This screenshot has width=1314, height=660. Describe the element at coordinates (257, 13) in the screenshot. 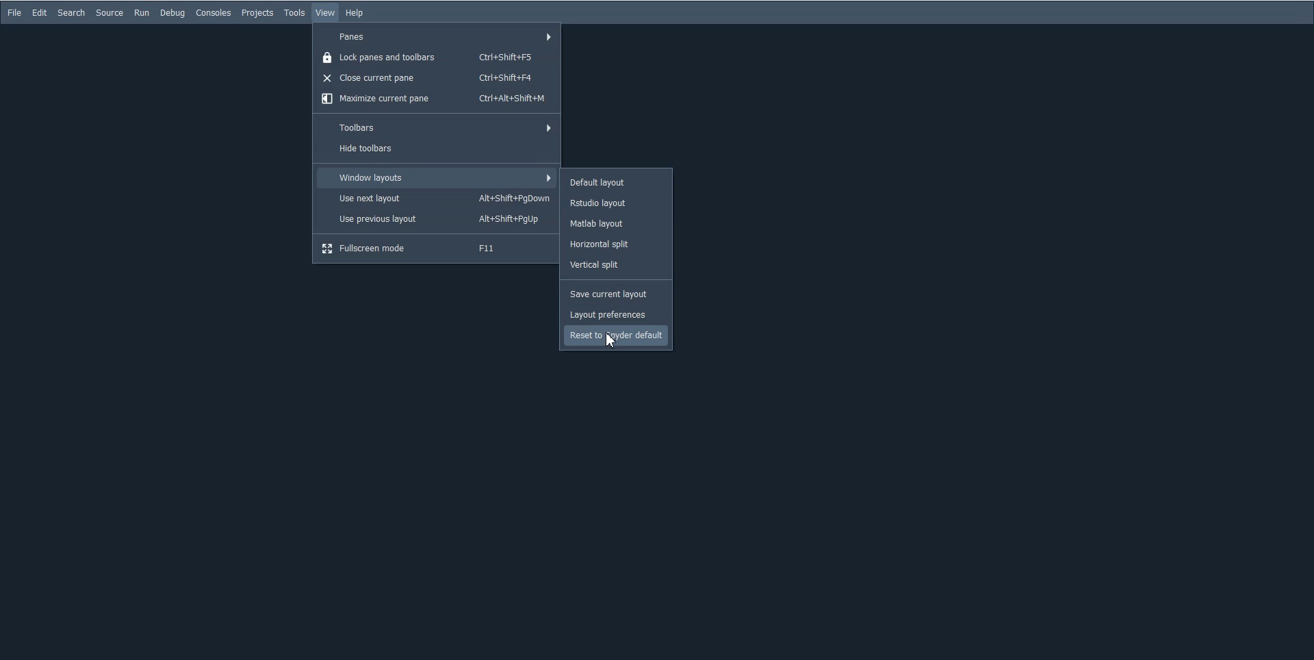

I see `Projects` at that location.